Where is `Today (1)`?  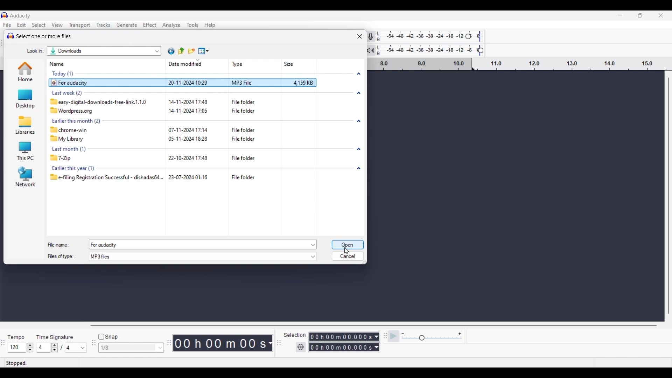
Today (1) is located at coordinates (67, 73).